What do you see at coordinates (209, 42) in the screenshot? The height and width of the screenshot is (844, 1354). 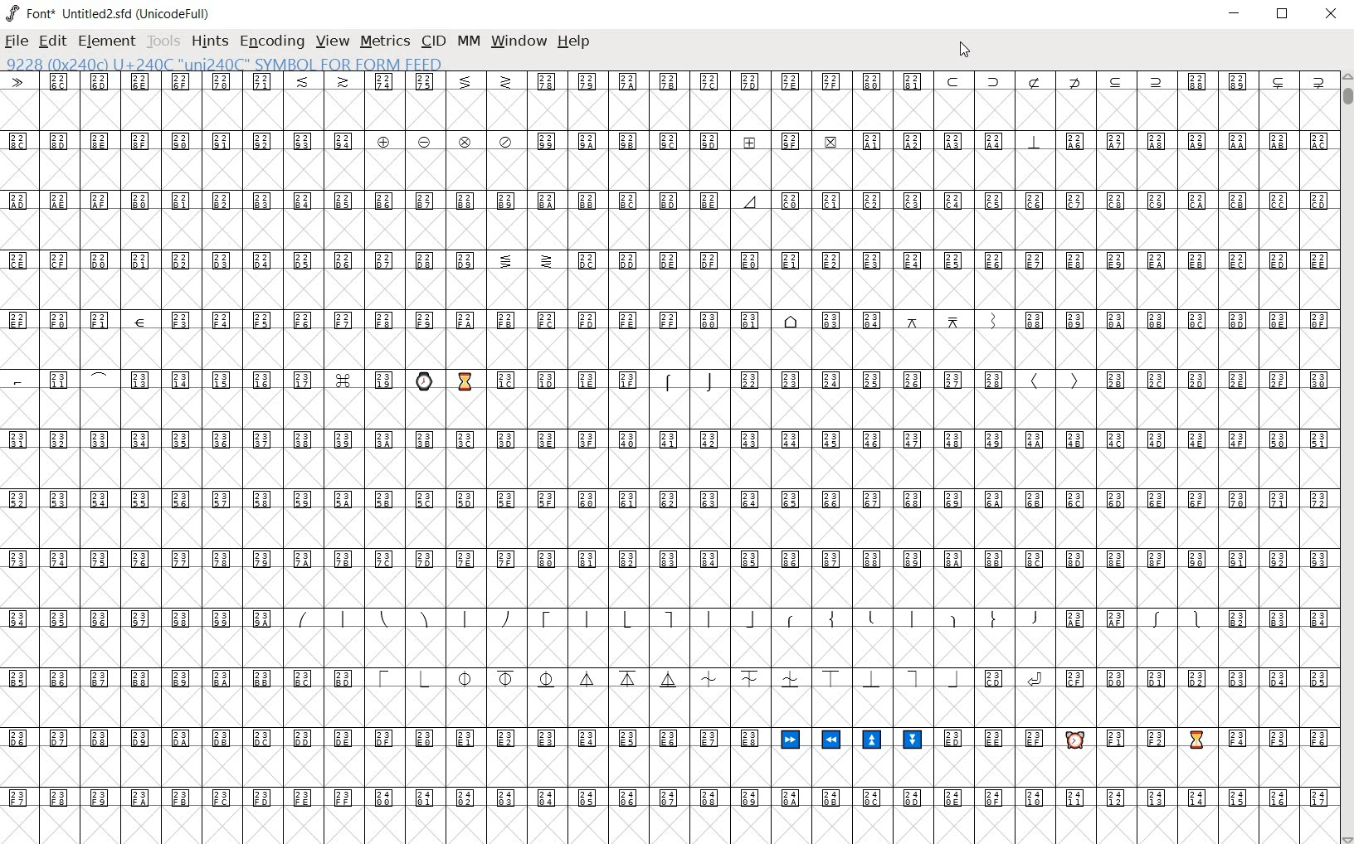 I see `hints` at bounding box center [209, 42].